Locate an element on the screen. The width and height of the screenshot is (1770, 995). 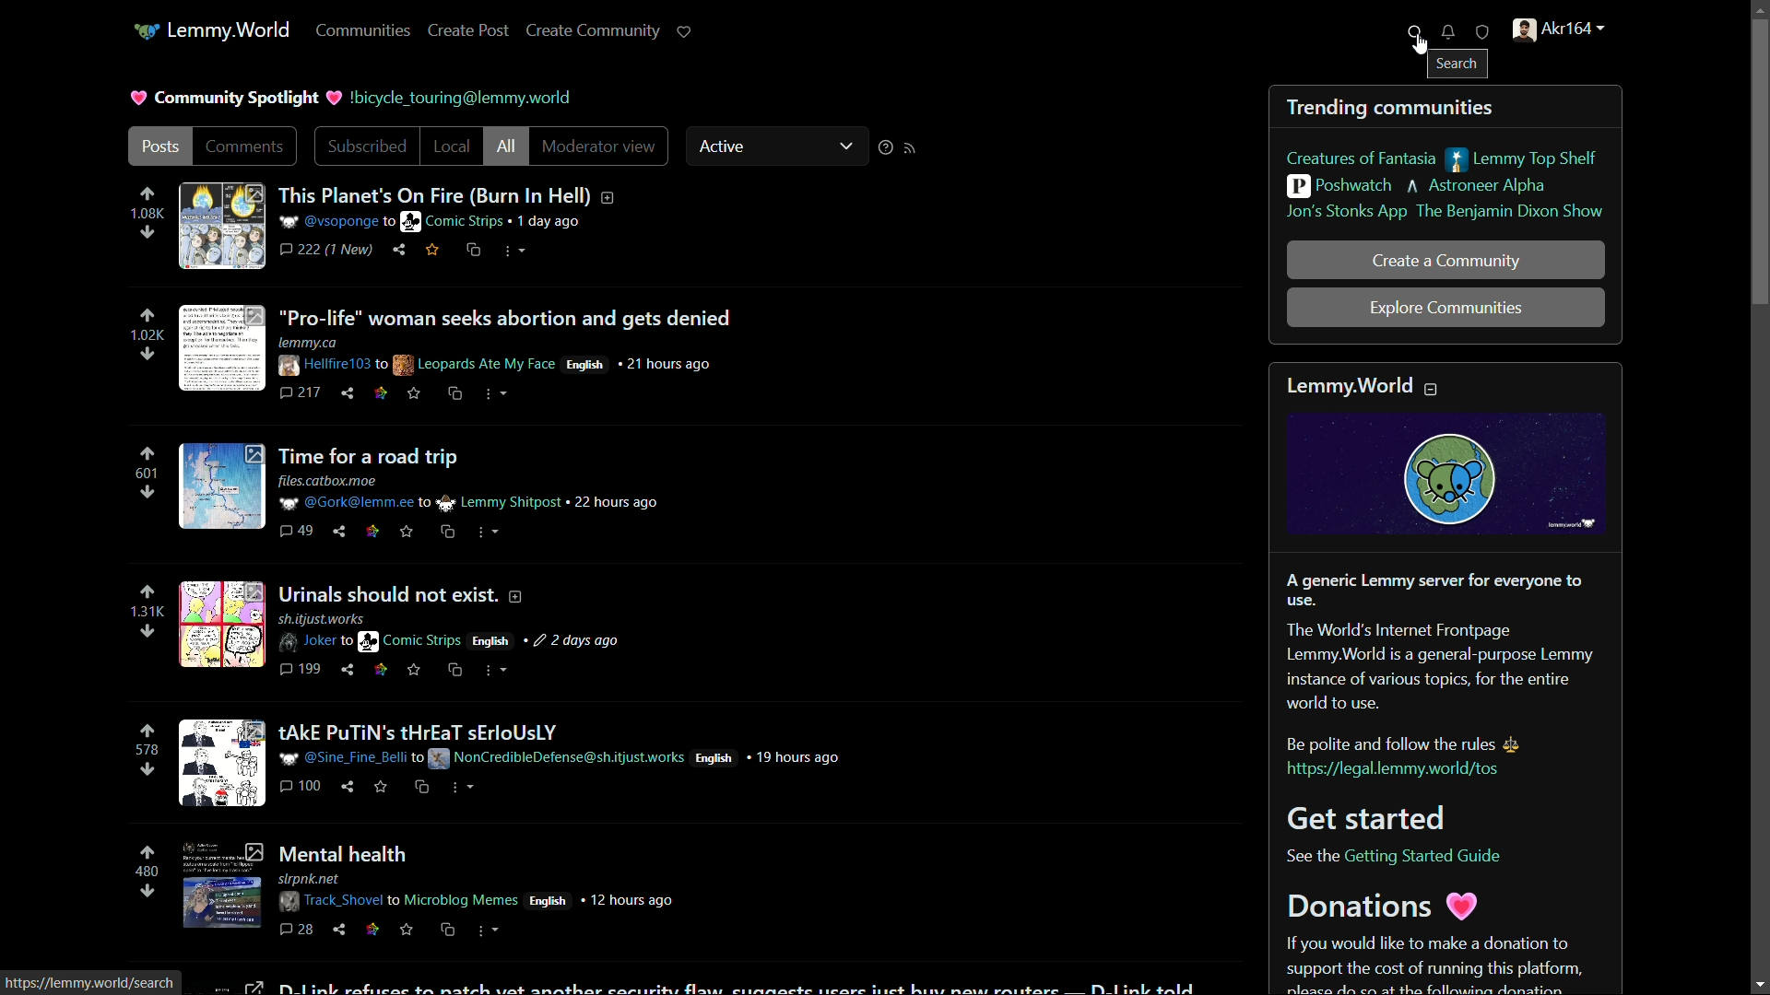
server name is located at coordinates (229, 29).